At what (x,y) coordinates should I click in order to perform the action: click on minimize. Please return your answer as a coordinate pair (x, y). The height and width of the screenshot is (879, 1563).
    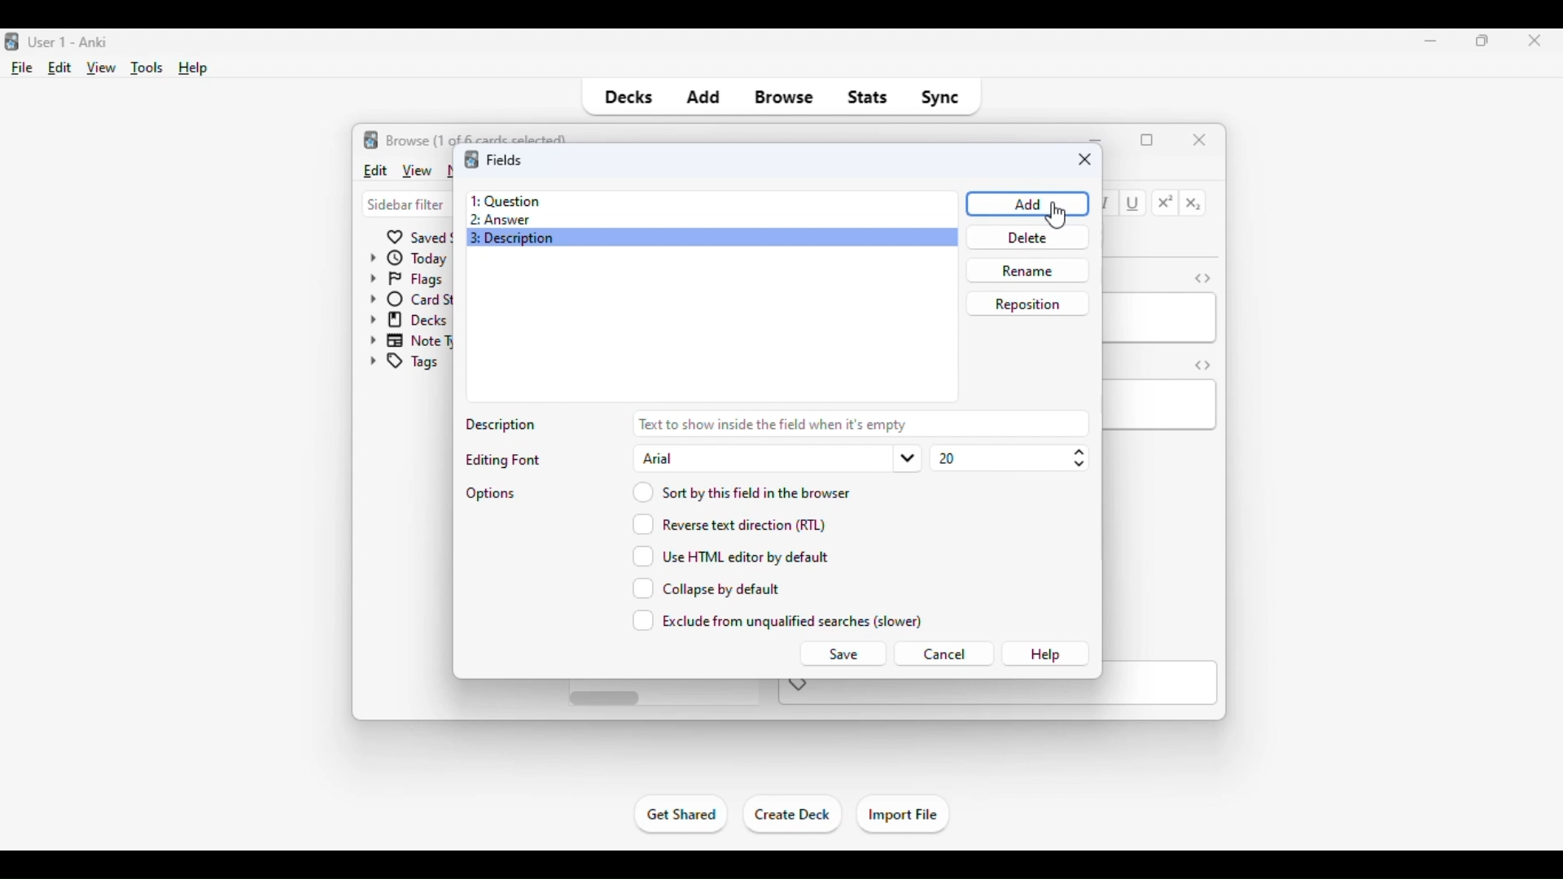
    Looking at the image, I should click on (1431, 40).